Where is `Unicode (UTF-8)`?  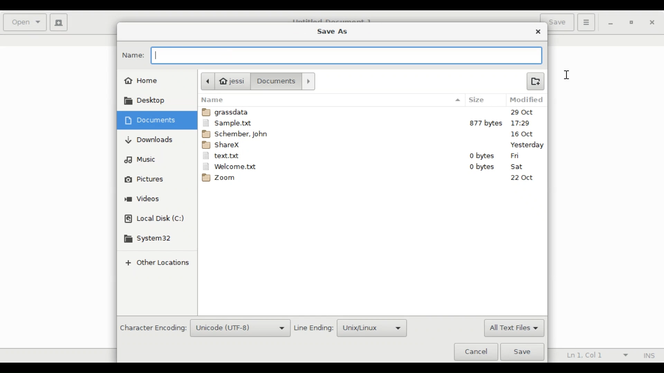 Unicode (UTF-8) is located at coordinates (240, 328).